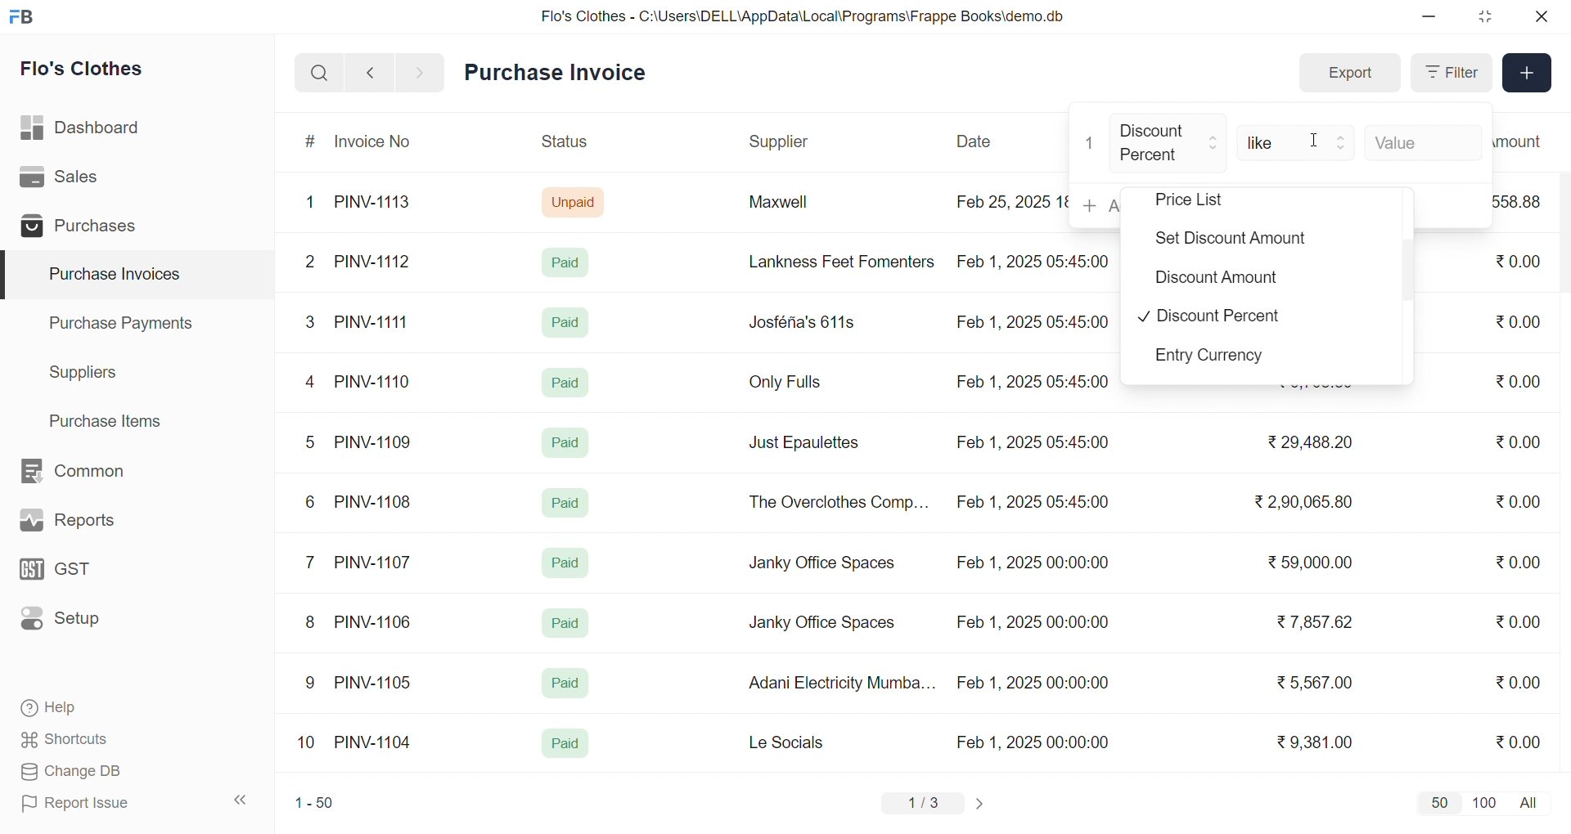 Image resolution: width=1571 pixels, height=834 pixels. I want to click on PINV-1113, so click(380, 204).